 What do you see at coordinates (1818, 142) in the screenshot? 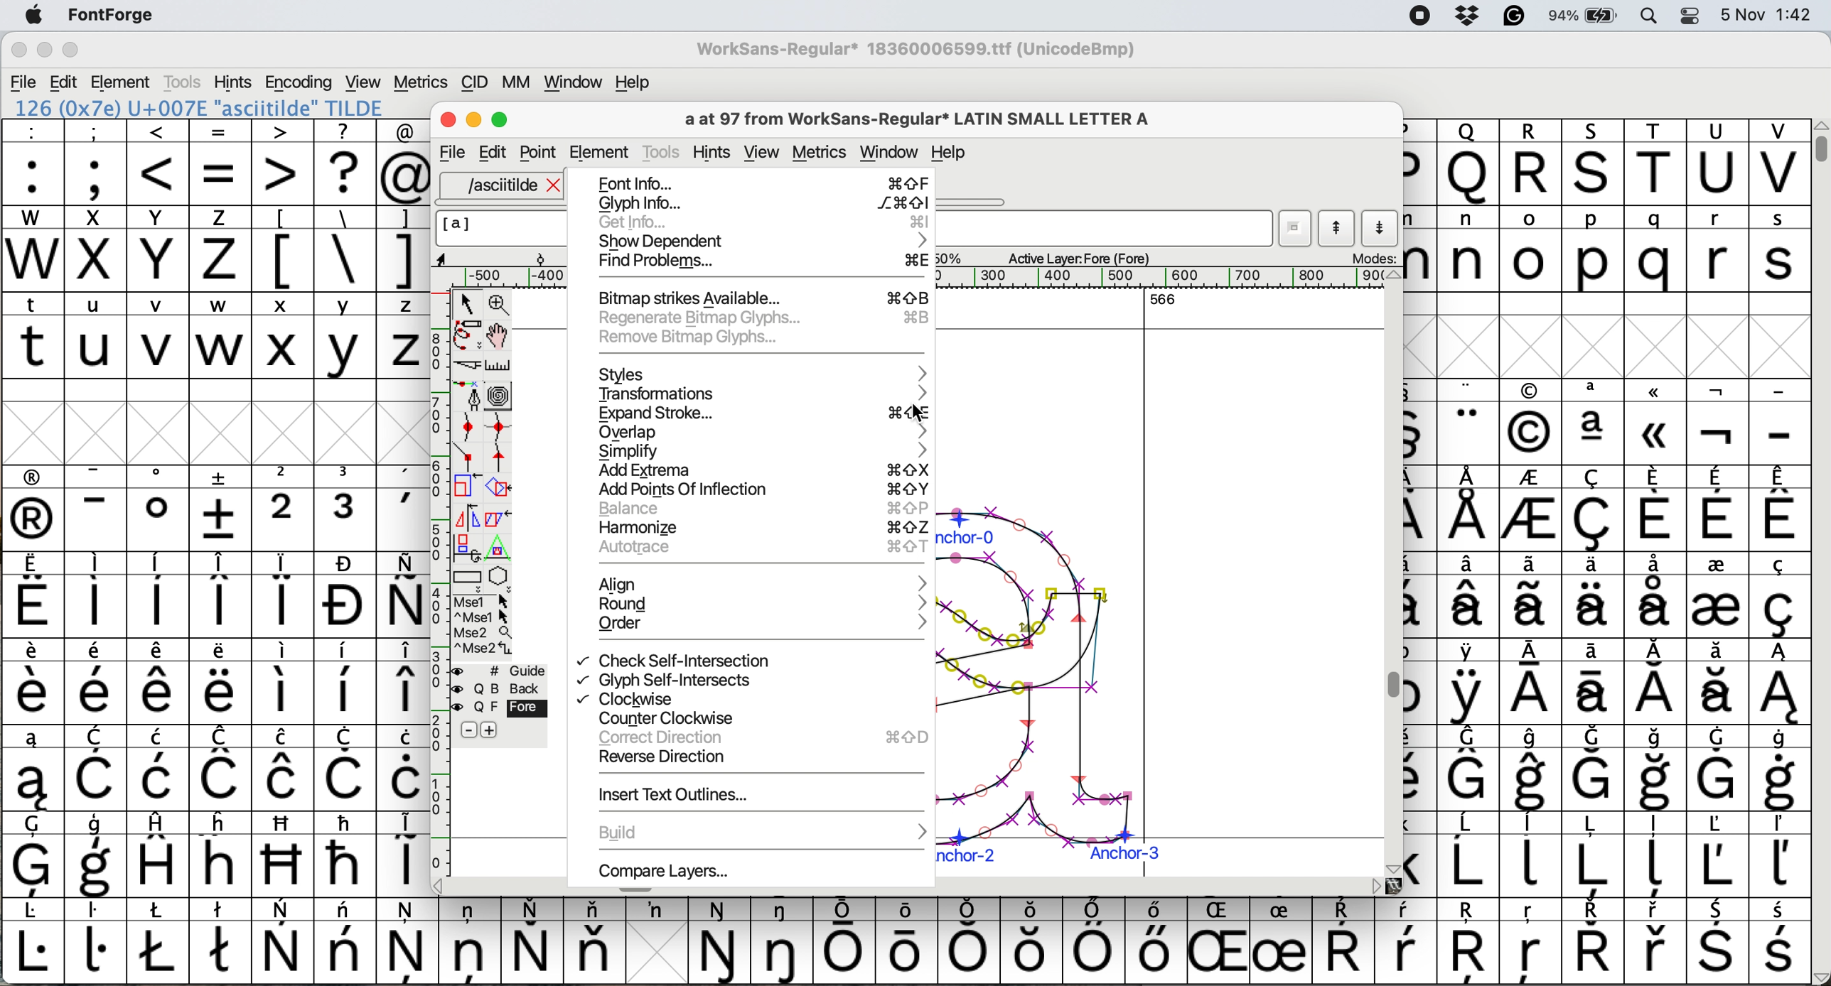
I see `vertical scroll bar` at bounding box center [1818, 142].